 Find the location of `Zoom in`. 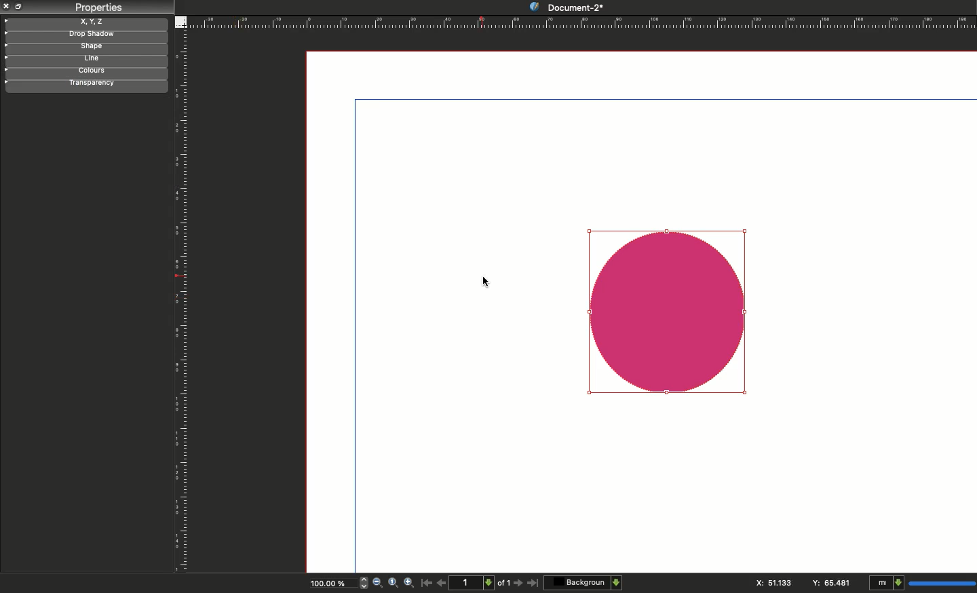

Zoom in is located at coordinates (410, 584).